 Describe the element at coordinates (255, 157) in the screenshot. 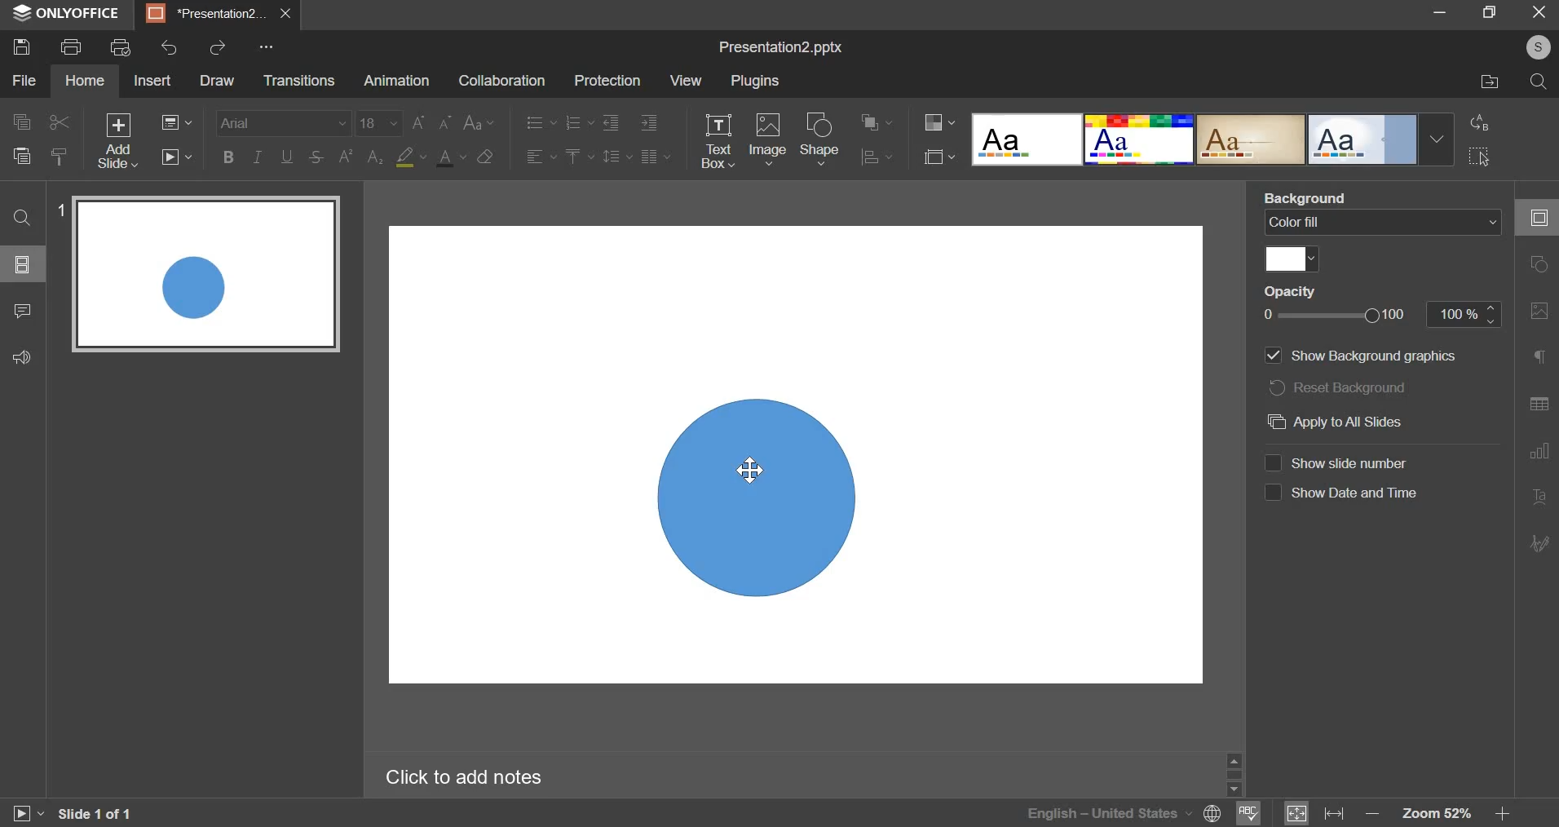

I see `italic` at that location.